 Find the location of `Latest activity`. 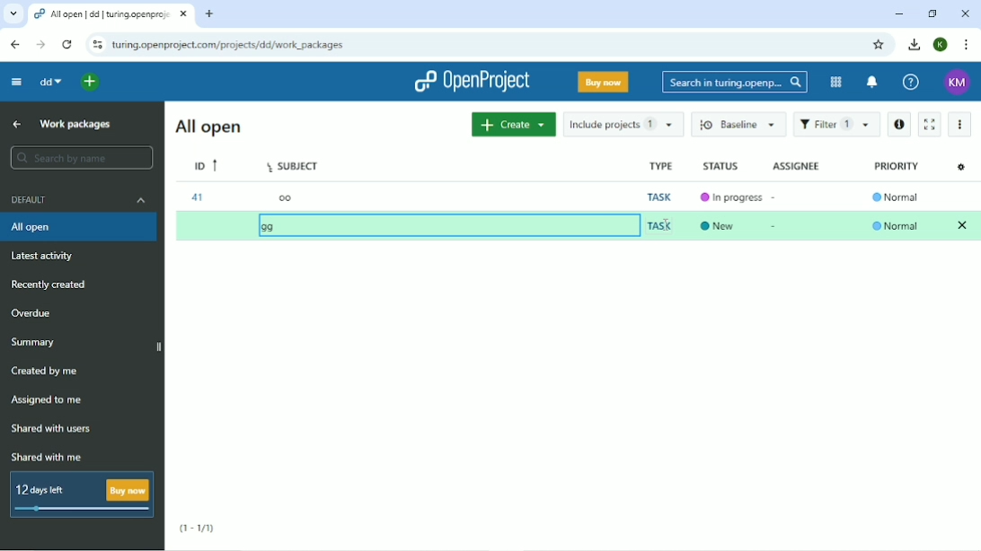

Latest activity is located at coordinates (48, 257).